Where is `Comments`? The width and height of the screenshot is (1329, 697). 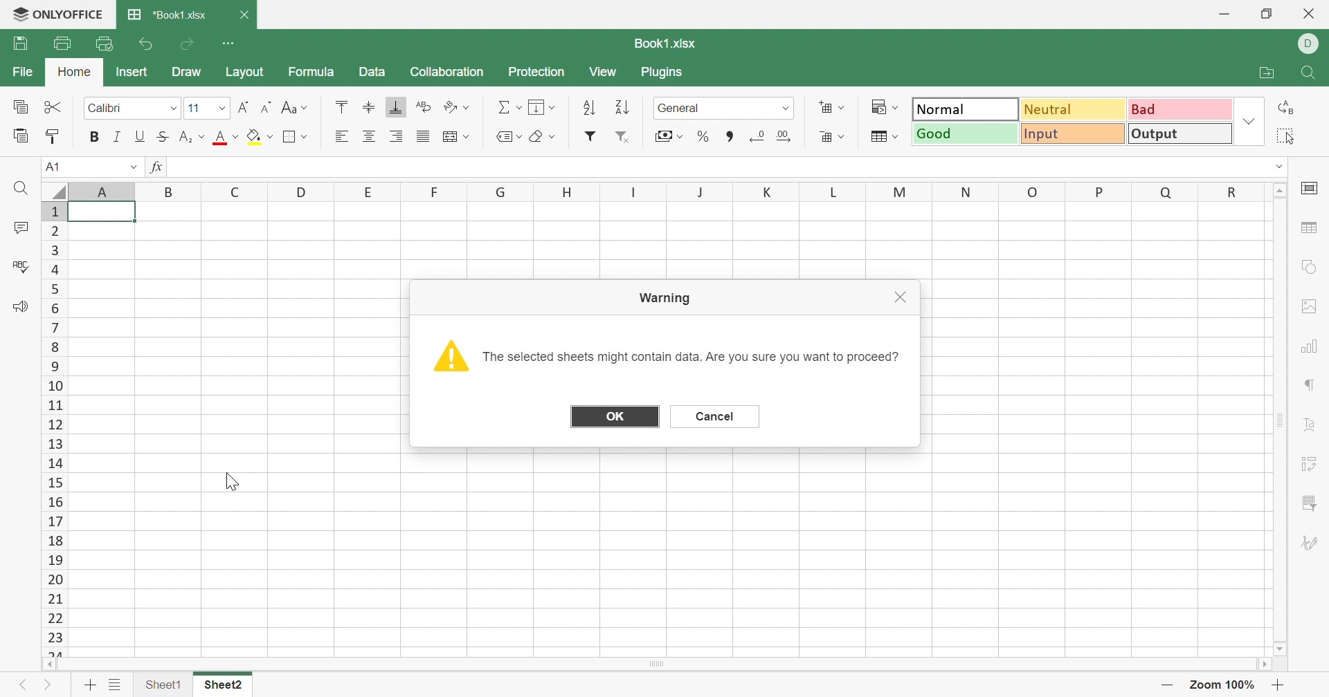 Comments is located at coordinates (21, 227).